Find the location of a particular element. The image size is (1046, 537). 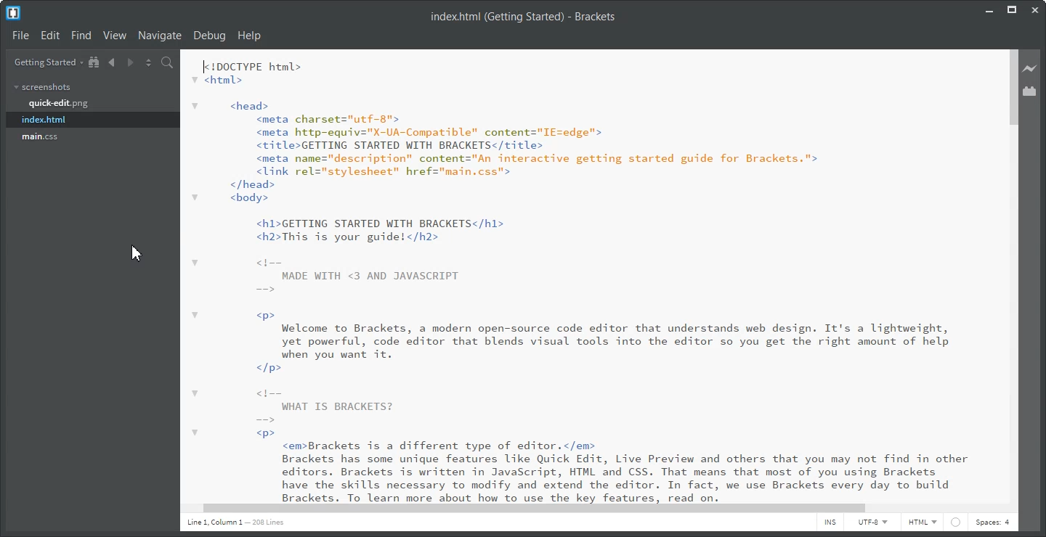

Help is located at coordinates (251, 36).